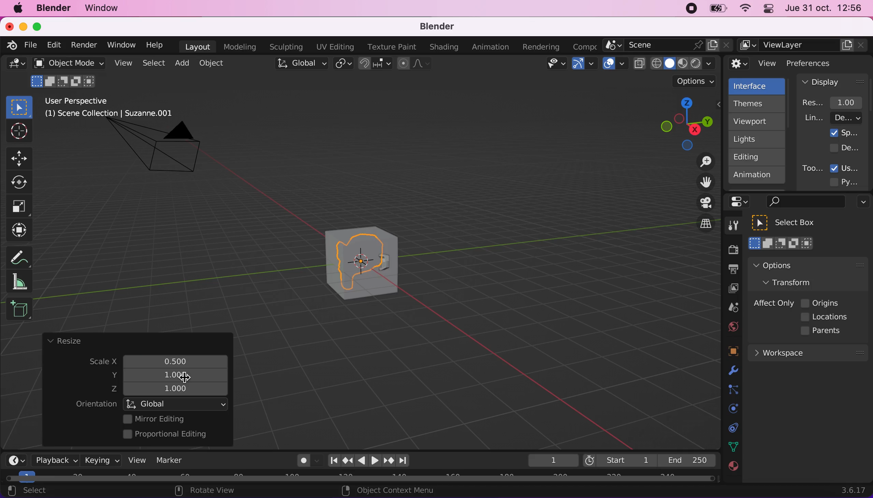 This screenshot has width=873, height=498. Describe the element at coordinates (96, 404) in the screenshot. I see `orientation` at that location.